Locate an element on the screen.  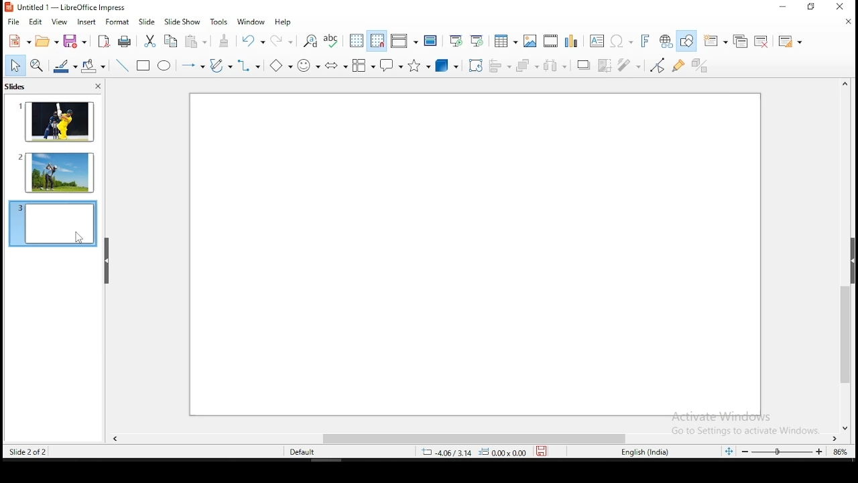
3D shapes is located at coordinates (447, 66).